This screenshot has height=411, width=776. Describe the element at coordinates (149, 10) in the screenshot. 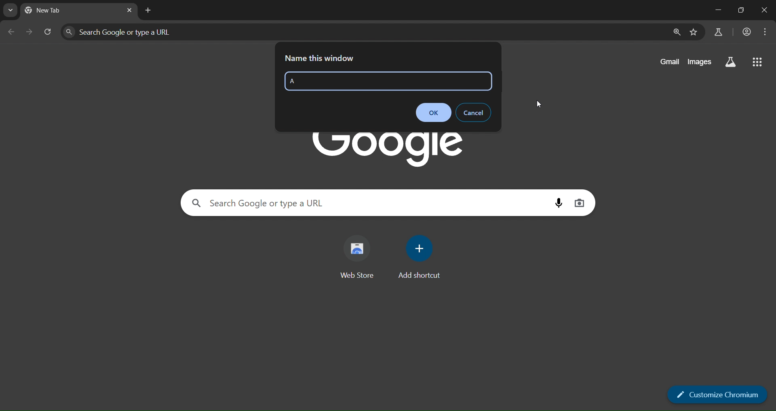

I see `new tab` at that location.